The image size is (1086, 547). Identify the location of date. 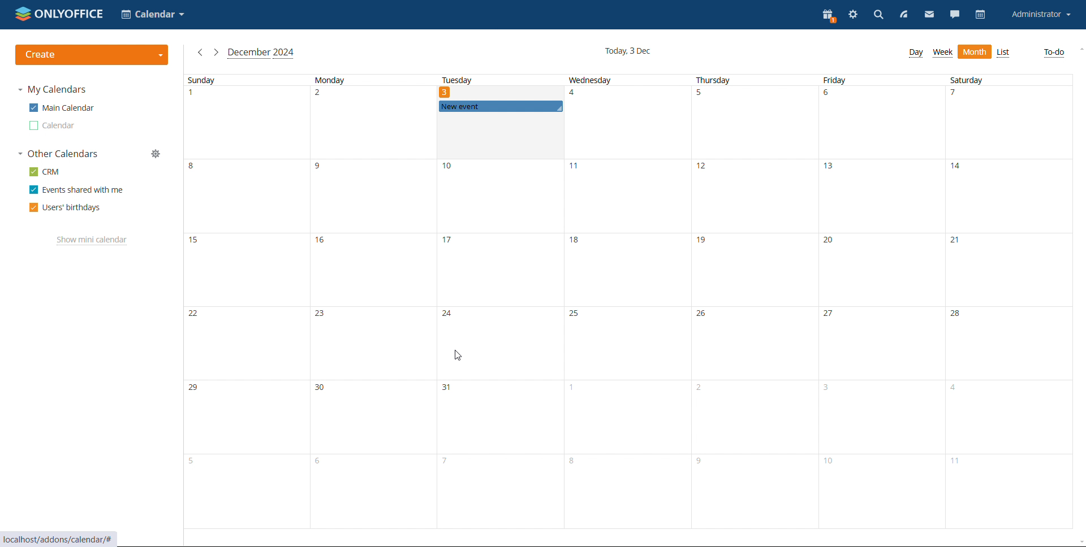
(629, 342).